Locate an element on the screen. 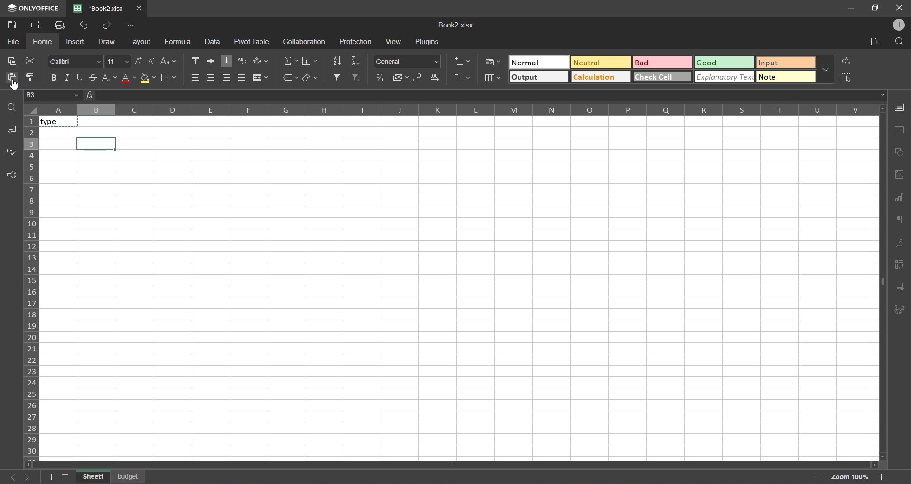  insert cells is located at coordinates (463, 62).